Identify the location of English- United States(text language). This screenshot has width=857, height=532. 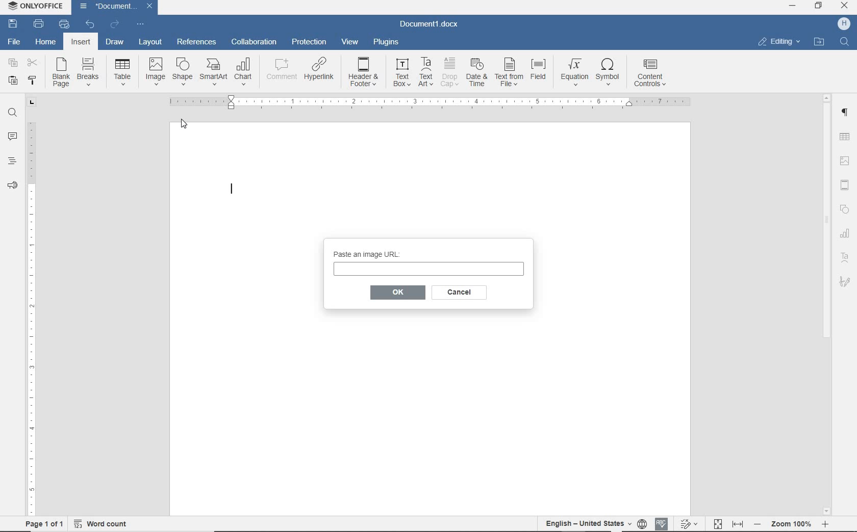
(588, 524).